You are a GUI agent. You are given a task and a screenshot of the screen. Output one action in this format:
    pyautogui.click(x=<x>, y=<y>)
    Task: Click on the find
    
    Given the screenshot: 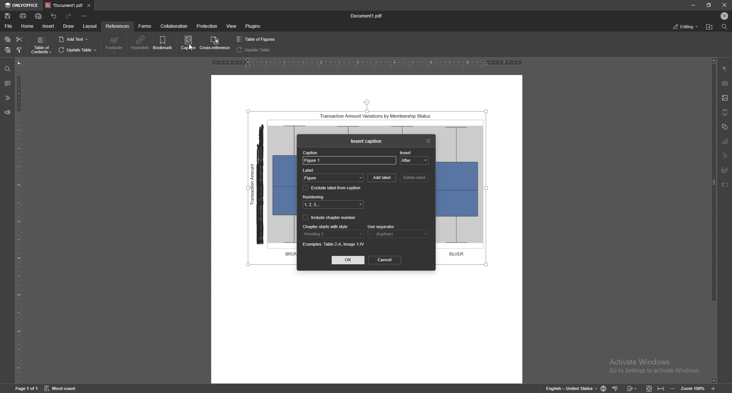 What is the action you would take?
    pyautogui.click(x=8, y=69)
    